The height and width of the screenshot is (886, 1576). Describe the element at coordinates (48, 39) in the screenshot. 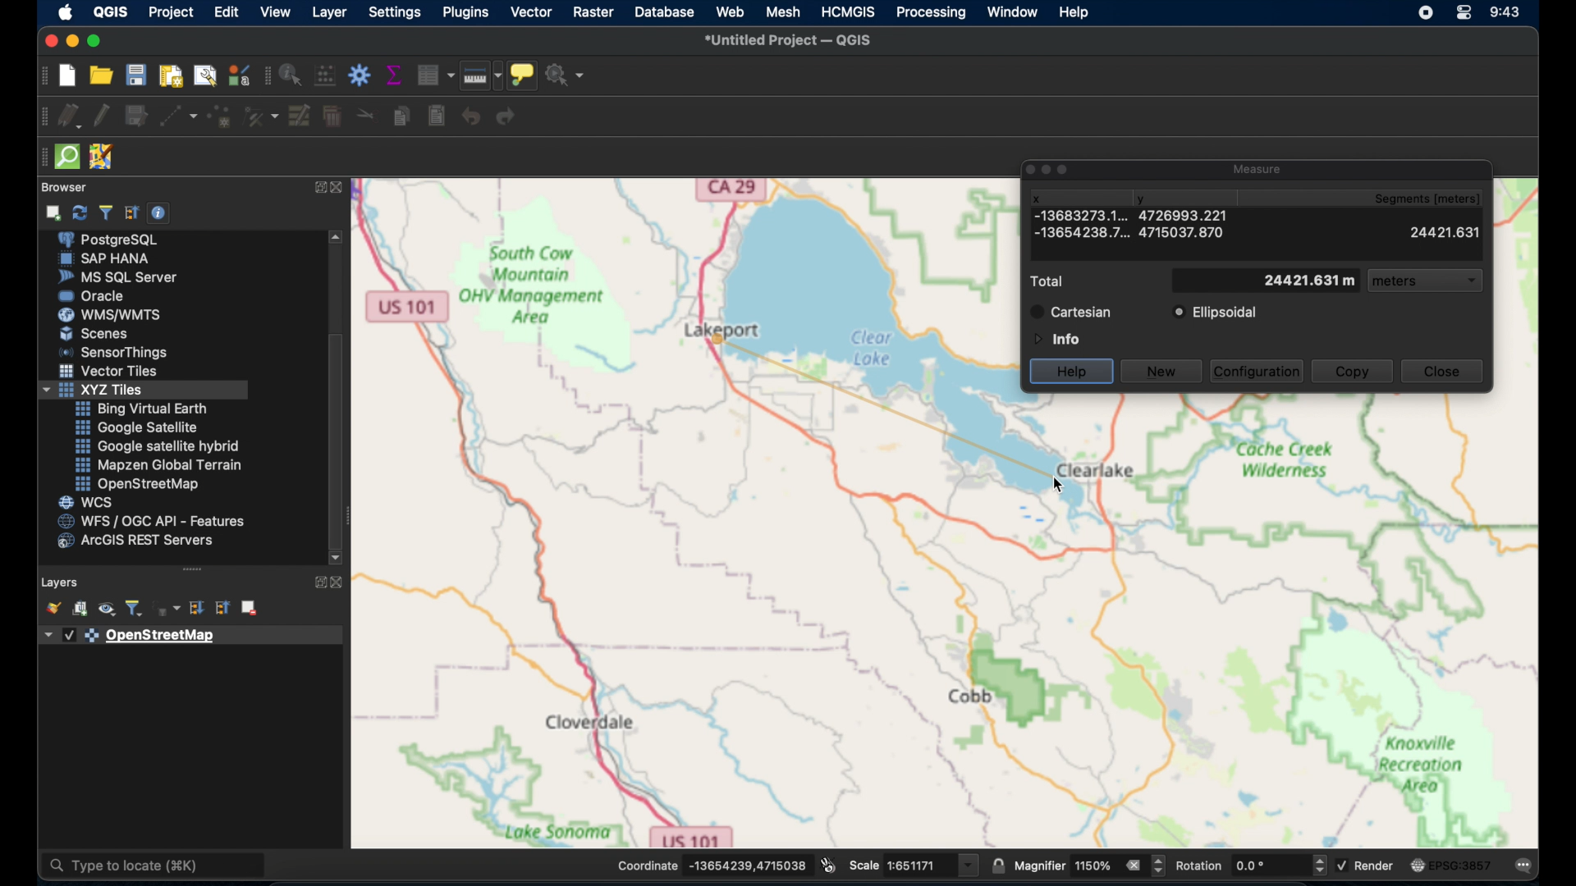

I see `close` at that location.